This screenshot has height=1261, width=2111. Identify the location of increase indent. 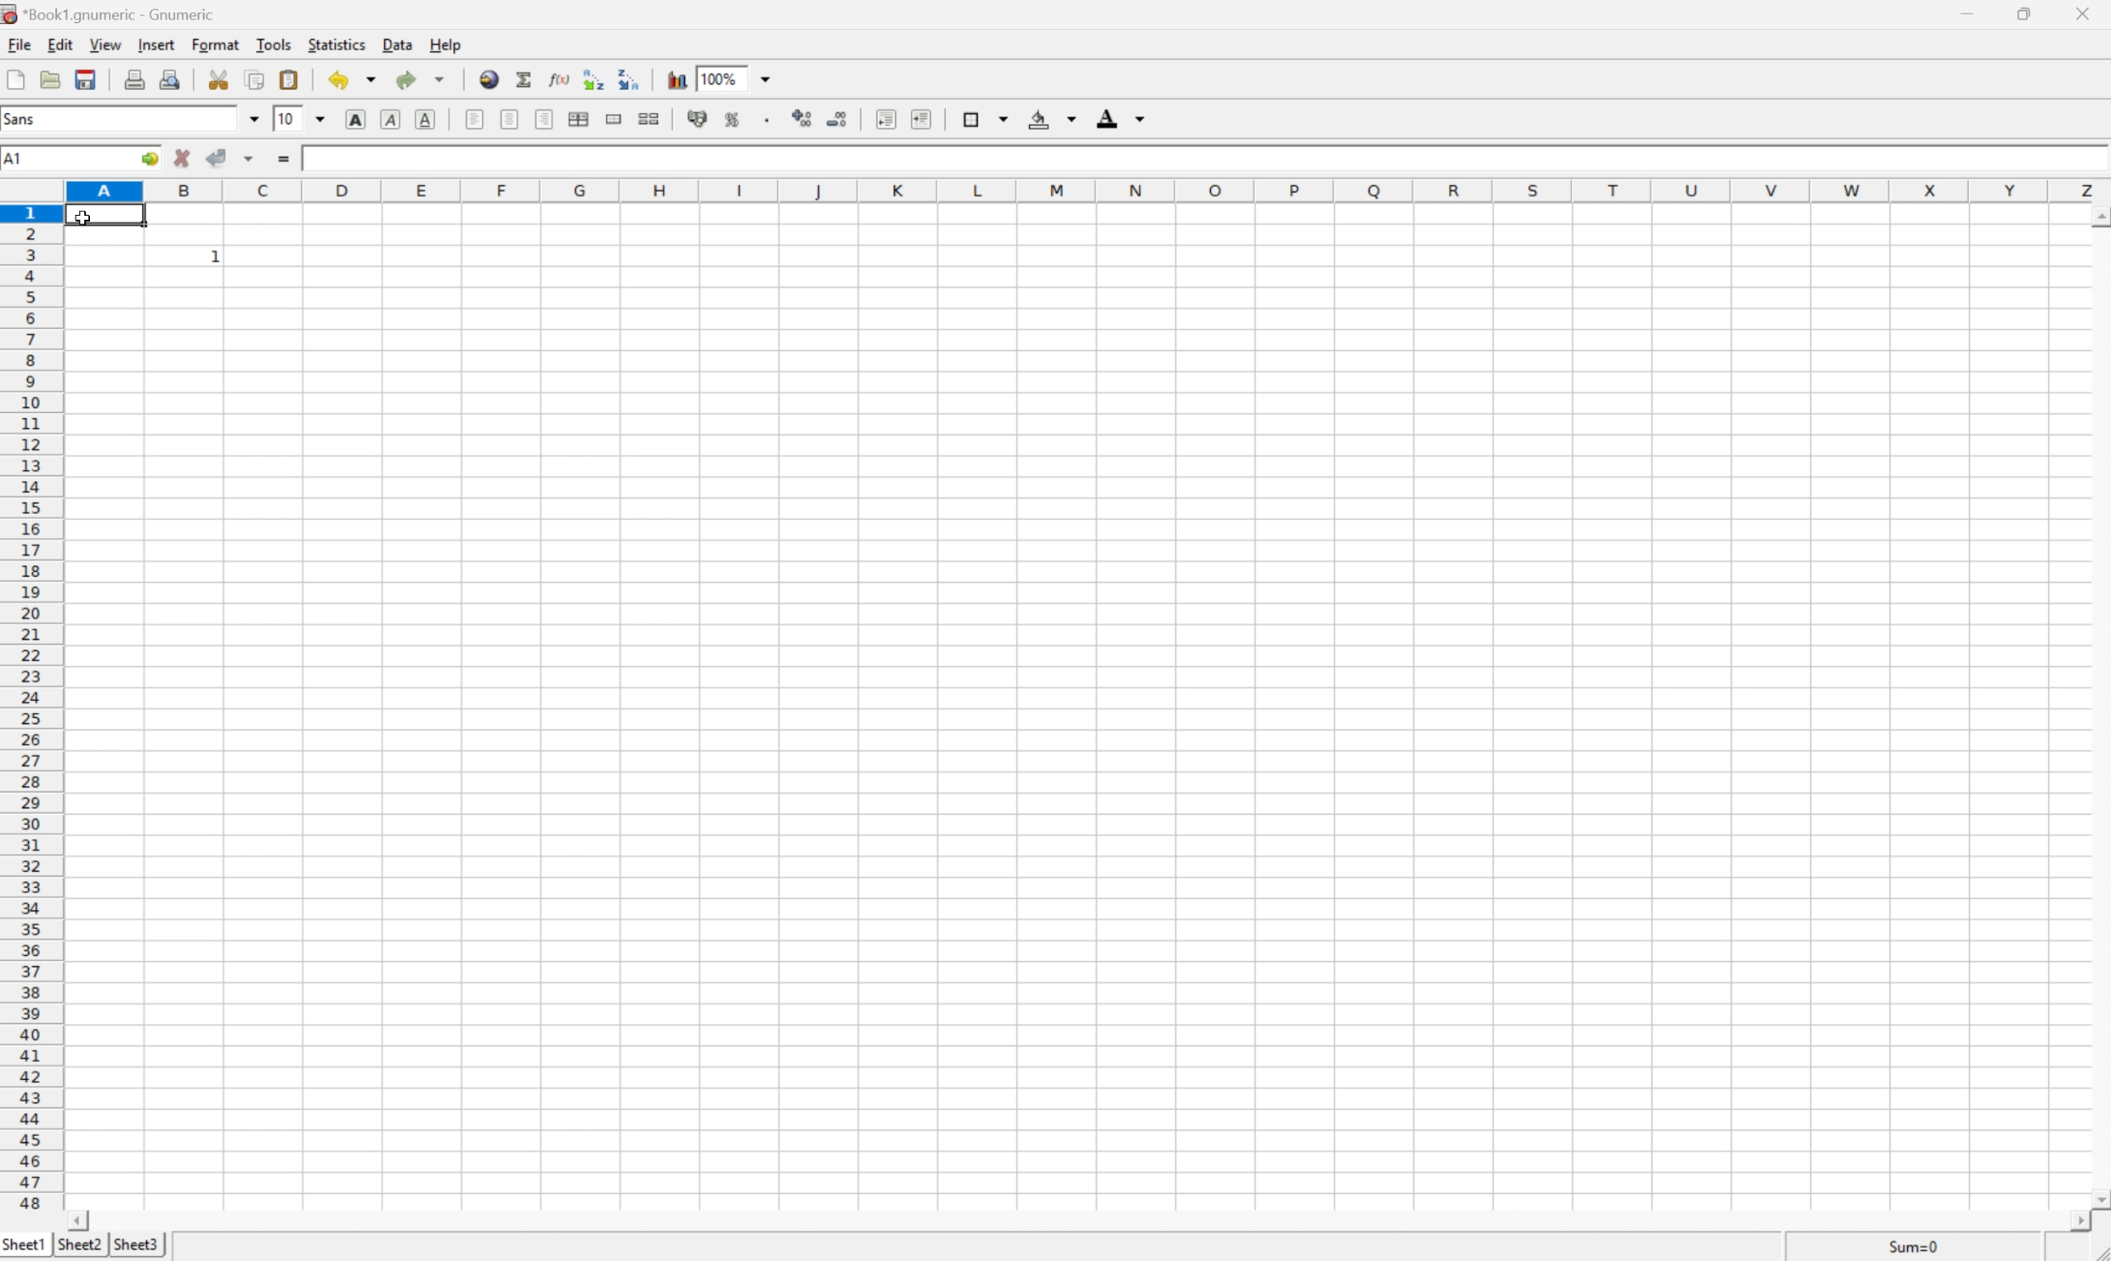
(921, 117).